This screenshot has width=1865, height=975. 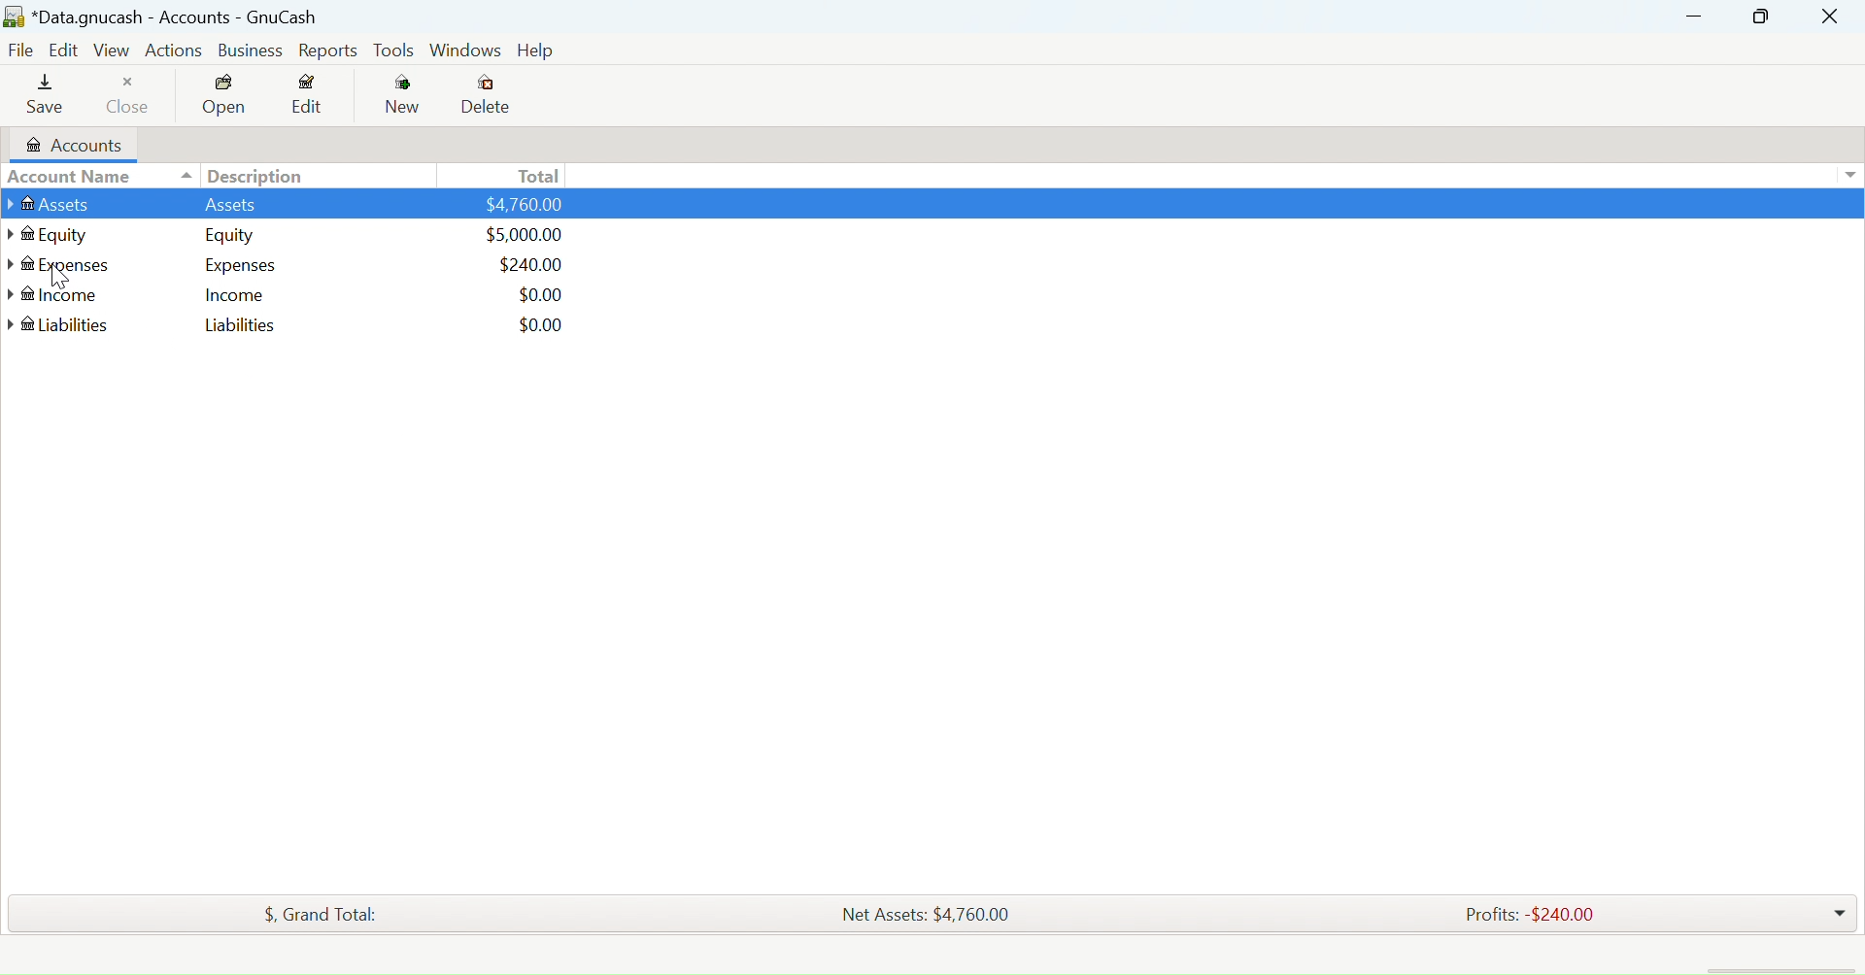 I want to click on Accounts, so click(x=75, y=145).